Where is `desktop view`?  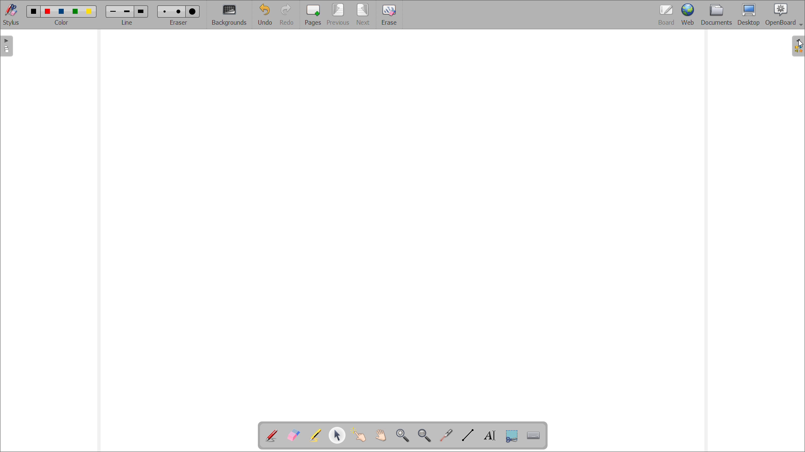
desktop view is located at coordinates (749, 15).